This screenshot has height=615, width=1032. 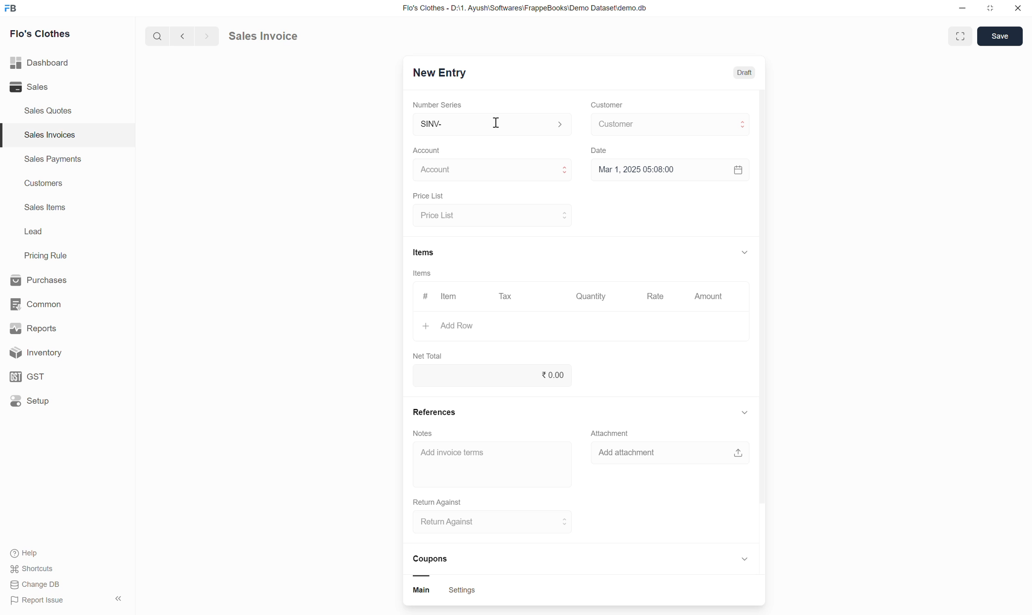 I want to click on show or hide items, so click(x=744, y=250).